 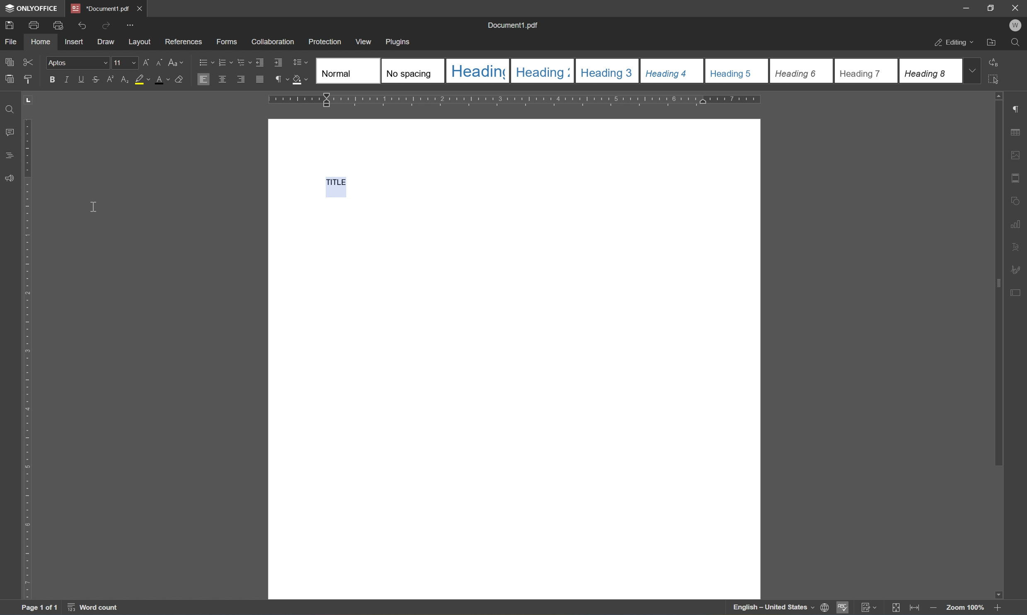 What do you see at coordinates (95, 608) in the screenshot?
I see `word count` at bounding box center [95, 608].